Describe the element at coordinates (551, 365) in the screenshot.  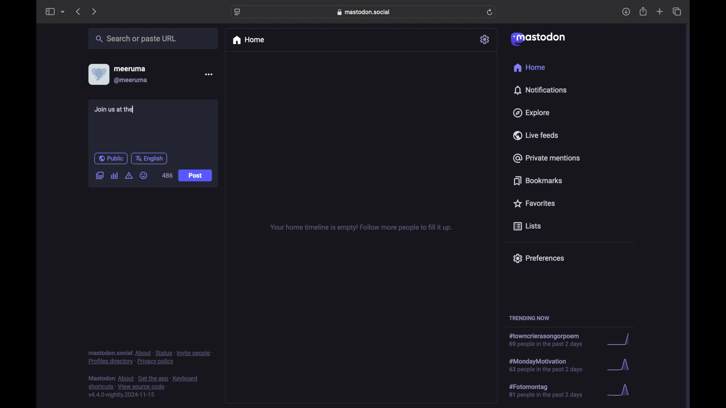
I see `hashtag trend` at that location.